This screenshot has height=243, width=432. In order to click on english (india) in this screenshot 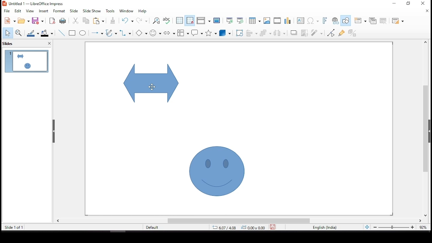, I will do `click(324, 227)`.